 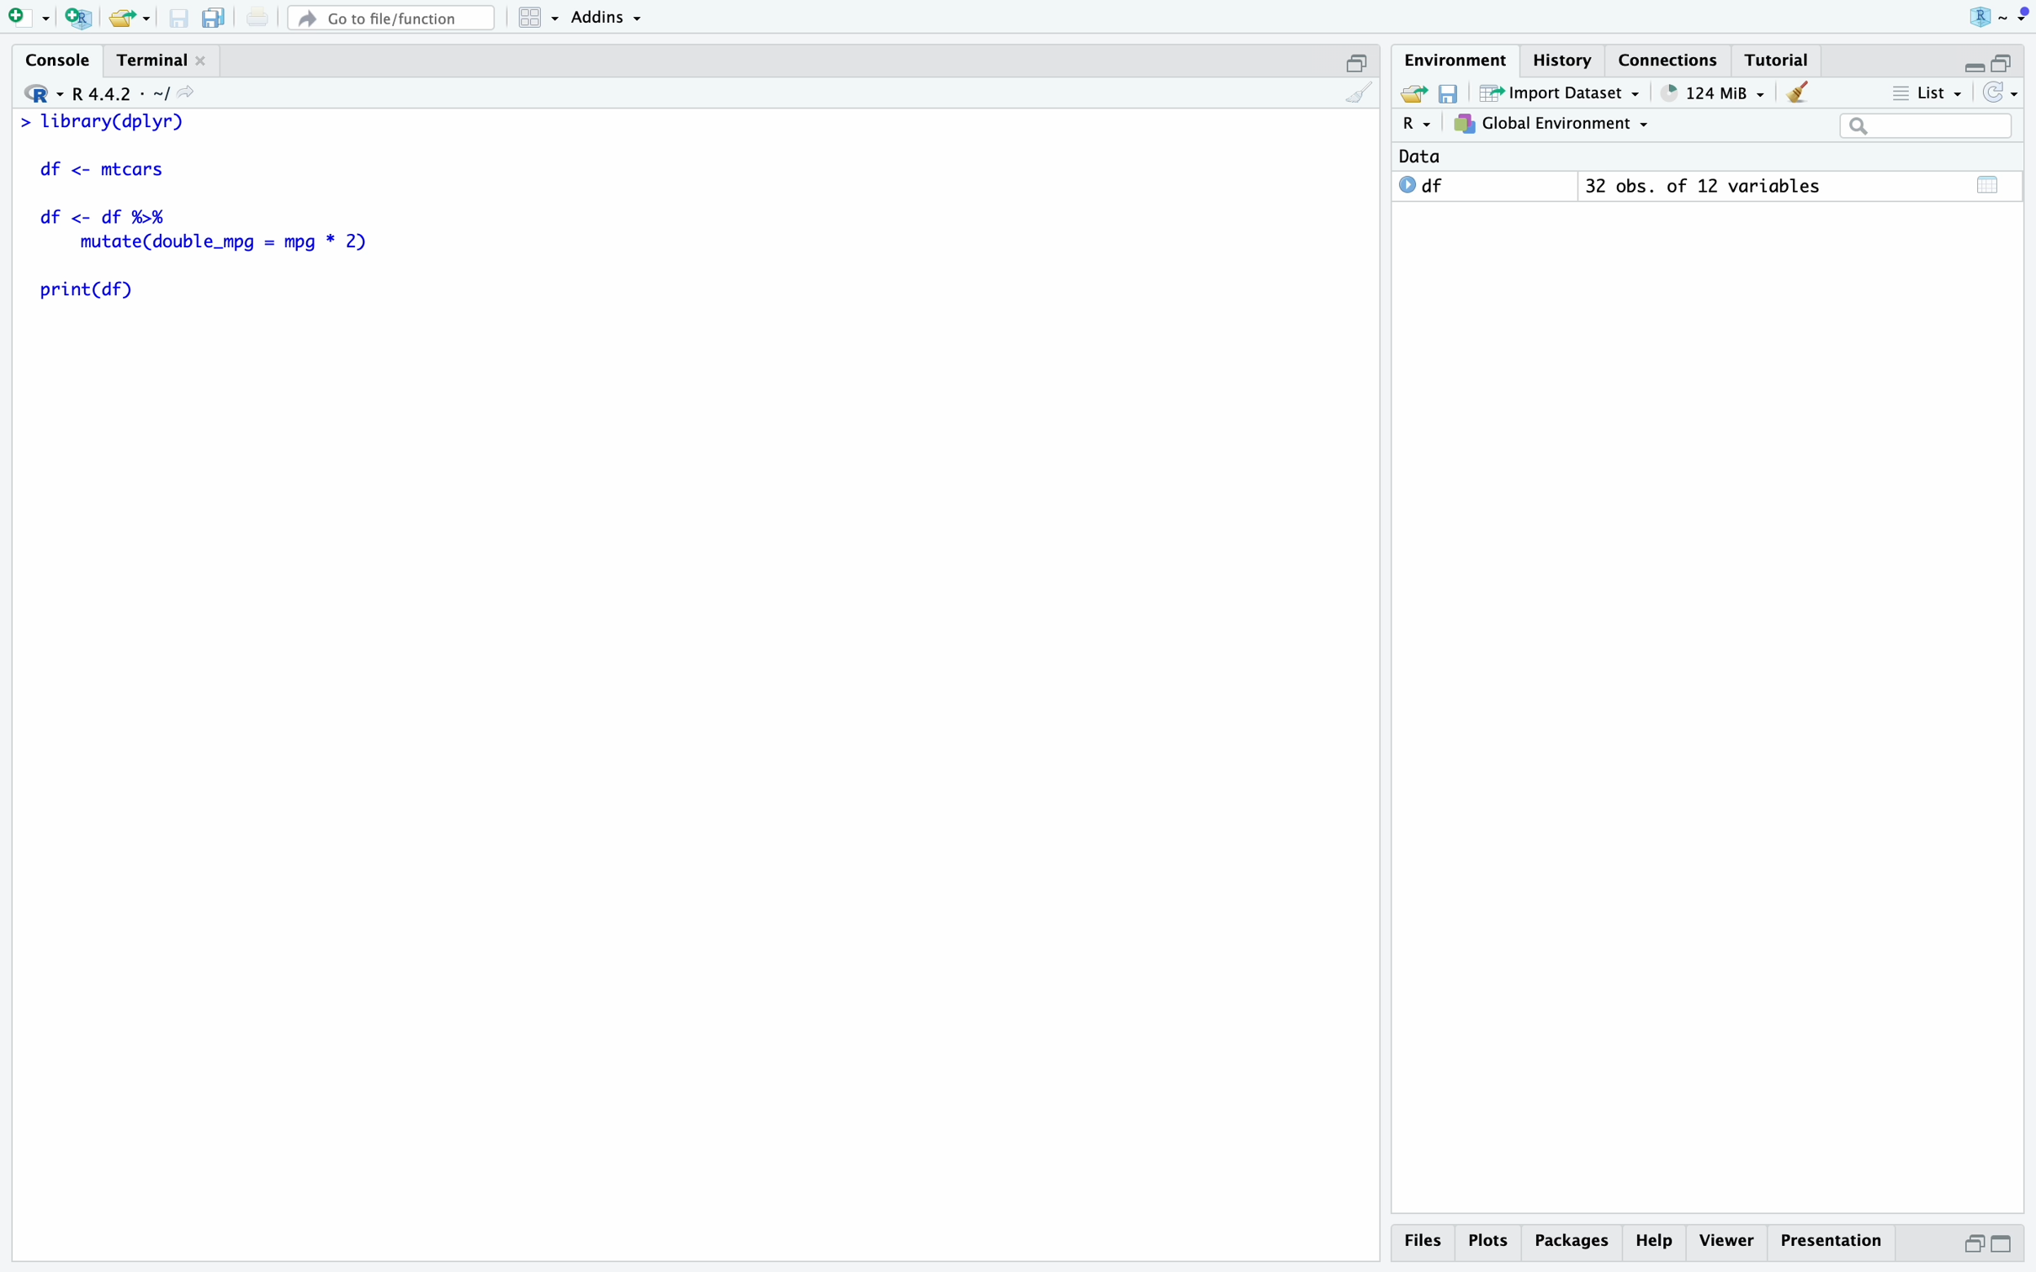 What do you see at coordinates (2000, 18) in the screenshot?
I see `logo` at bounding box center [2000, 18].